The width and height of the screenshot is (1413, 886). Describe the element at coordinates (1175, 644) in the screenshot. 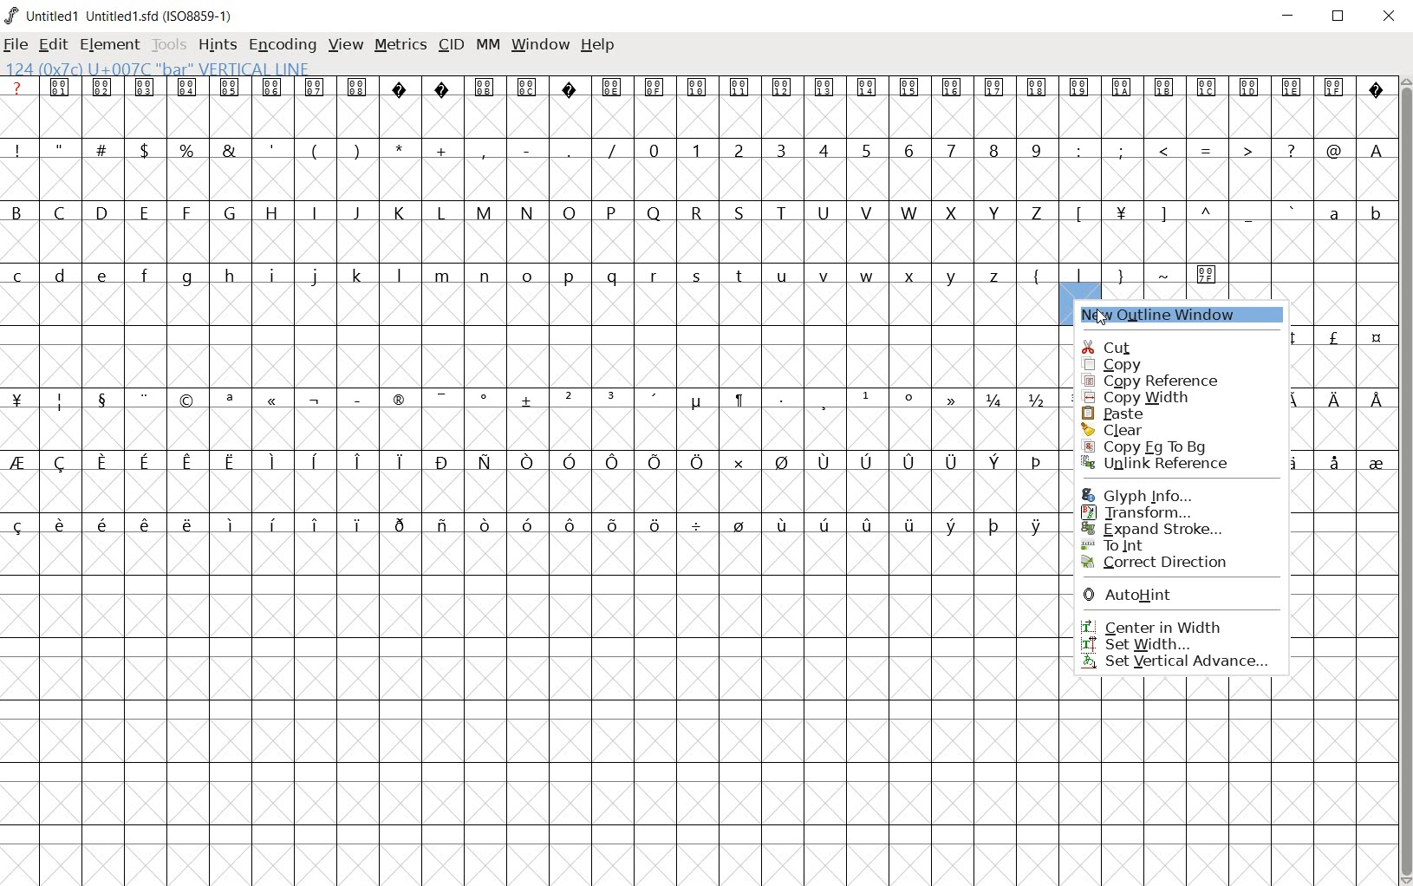

I see `set width` at that location.